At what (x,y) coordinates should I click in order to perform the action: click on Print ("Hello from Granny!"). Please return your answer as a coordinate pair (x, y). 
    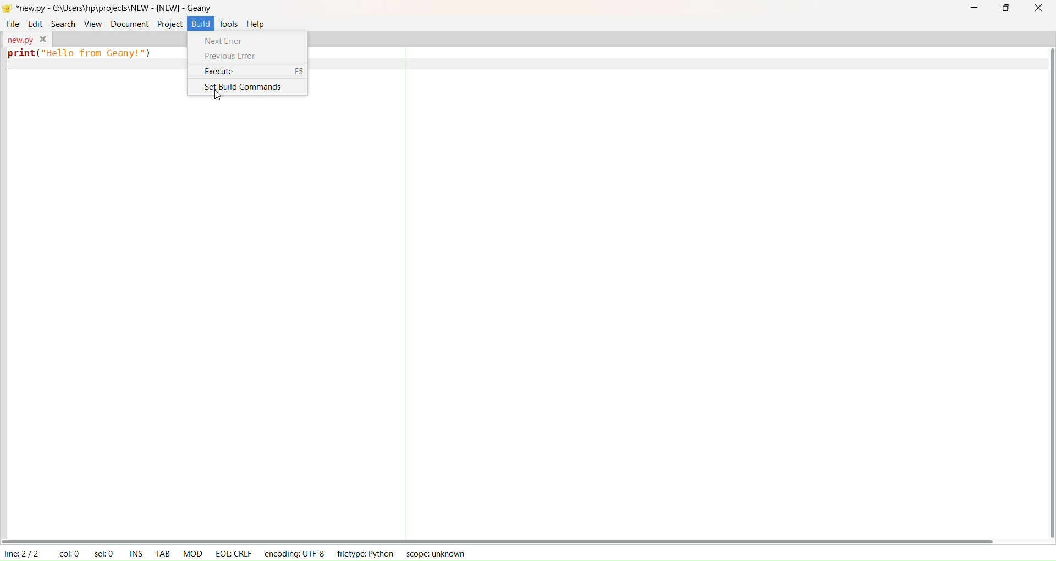
    Looking at the image, I should click on (81, 56).